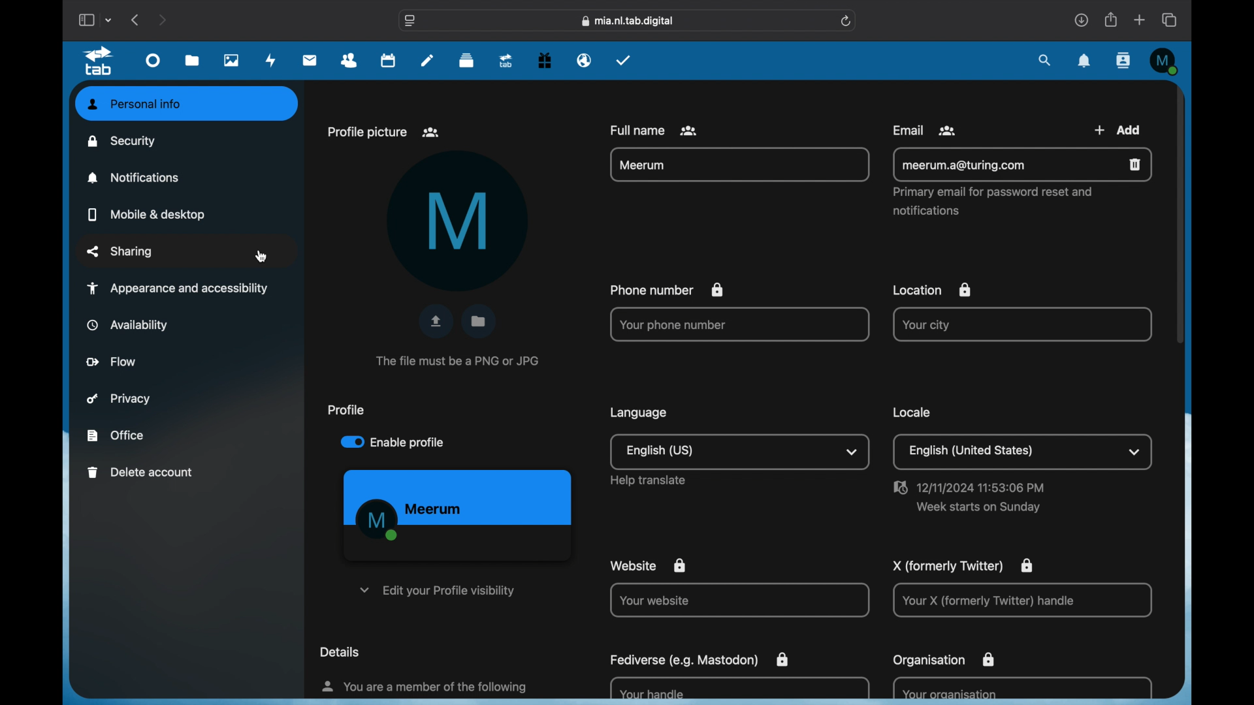 This screenshot has width=1254, height=705. What do you see at coordinates (1180, 215) in the screenshot?
I see `scroll box` at bounding box center [1180, 215].